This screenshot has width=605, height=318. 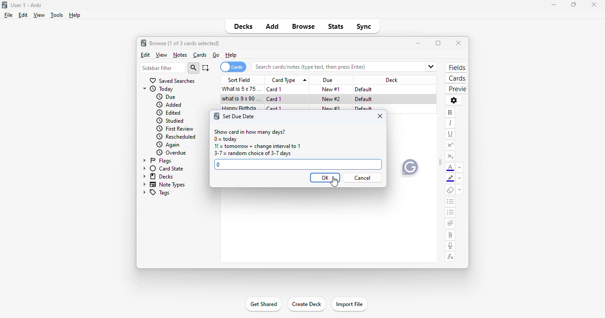 What do you see at coordinates (231, 55) in the screenshot?
I see `help` at bounding box center [231, 55].